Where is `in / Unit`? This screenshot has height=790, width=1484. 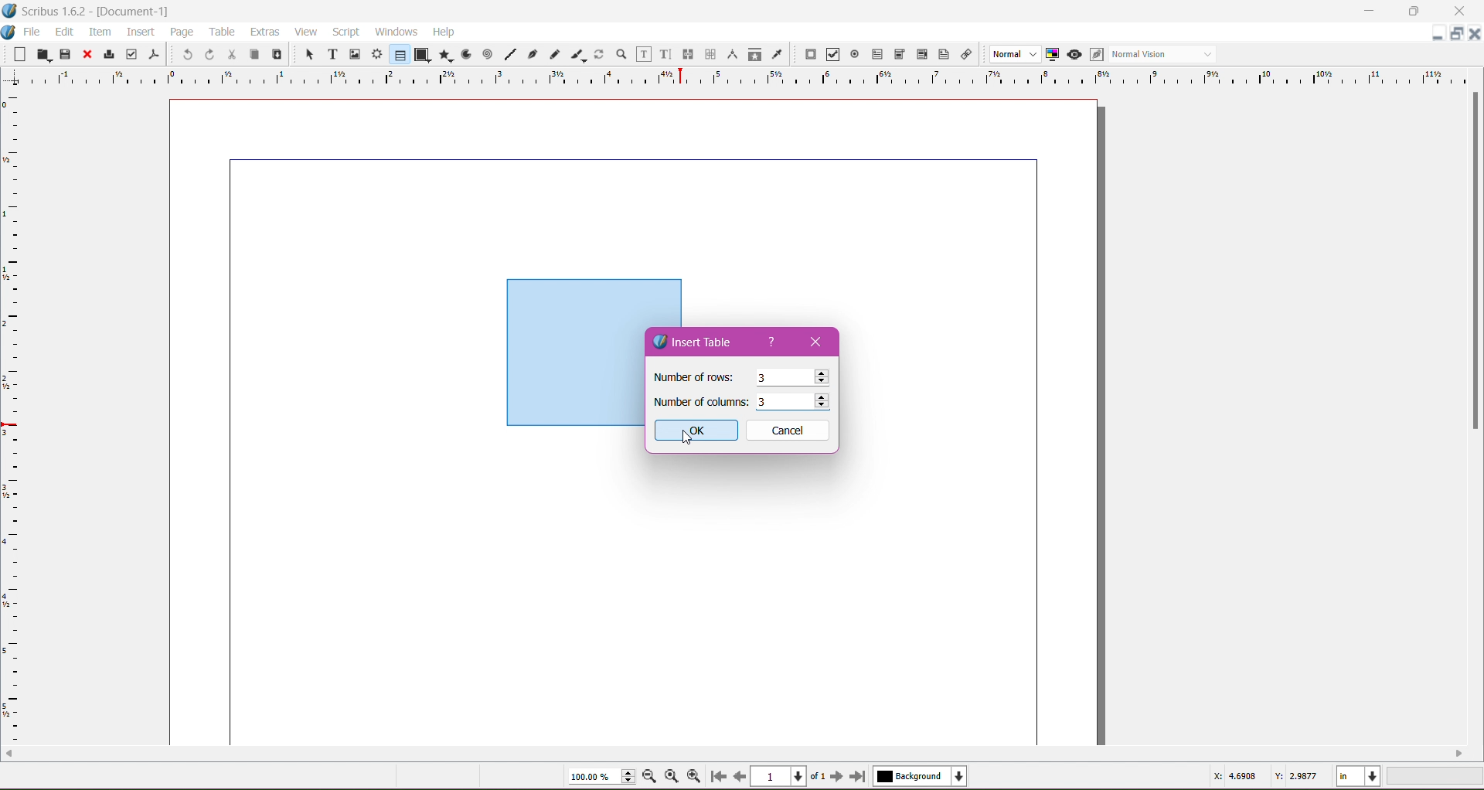 in / Unit is located at coordinates (1360, 774).